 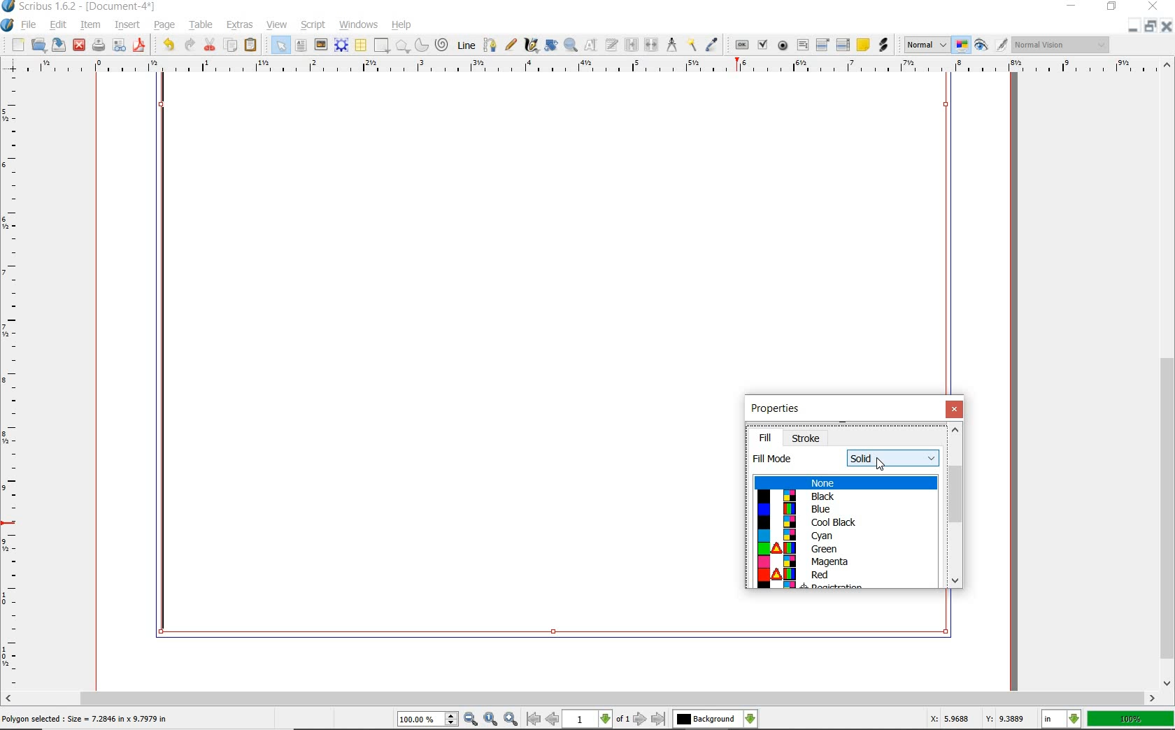 I want to click on zoom in or zoom out, so click(x=570, y=46).